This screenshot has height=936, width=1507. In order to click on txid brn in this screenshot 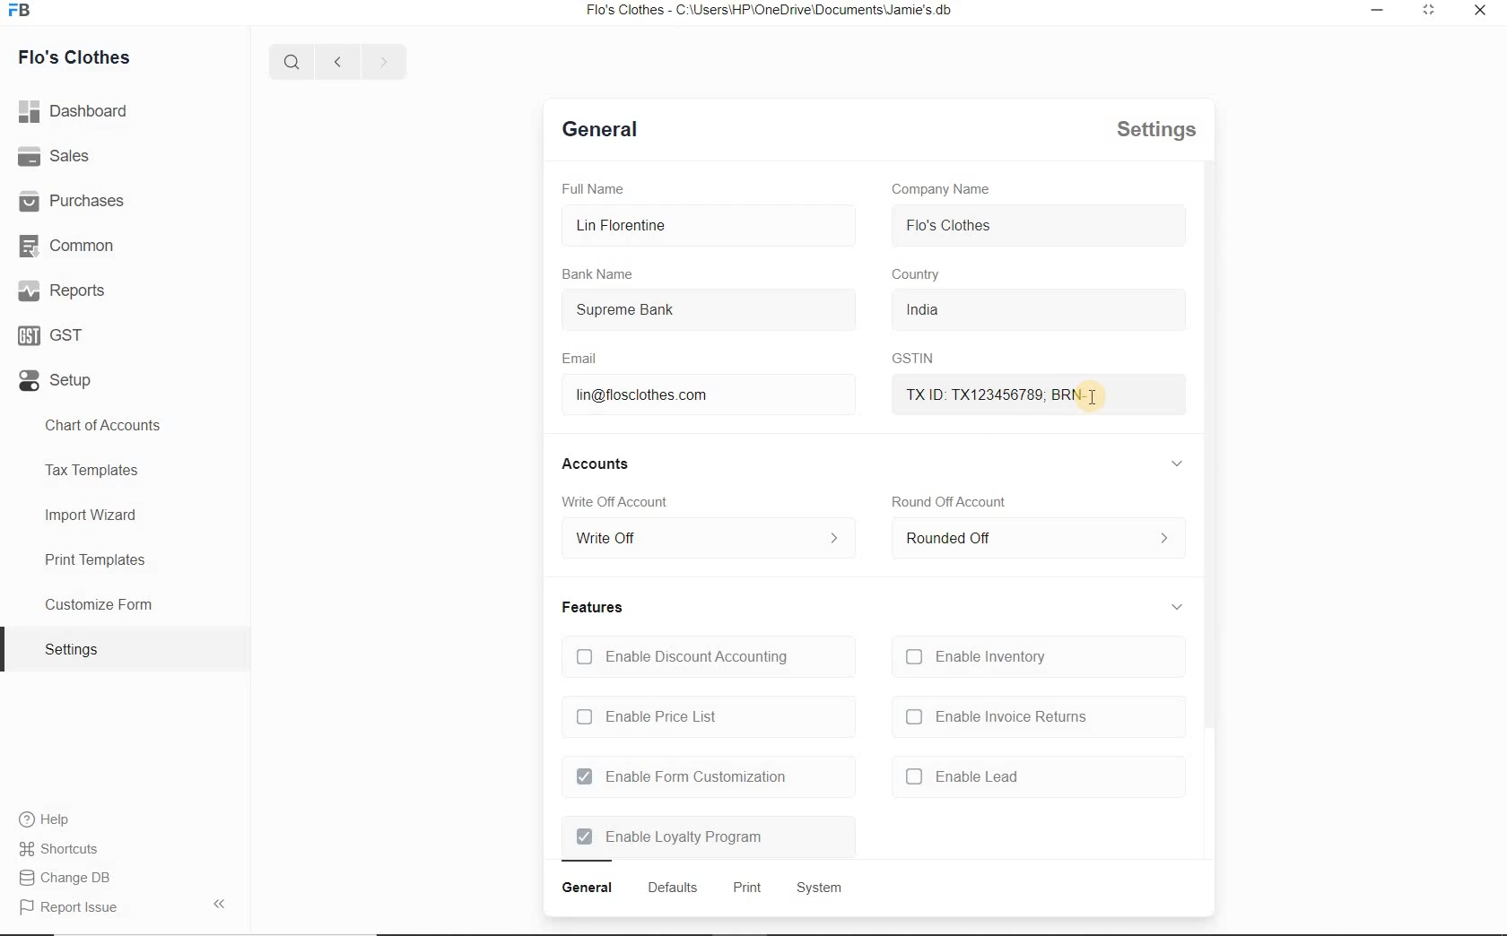, I will do `click(1024, 393)`.